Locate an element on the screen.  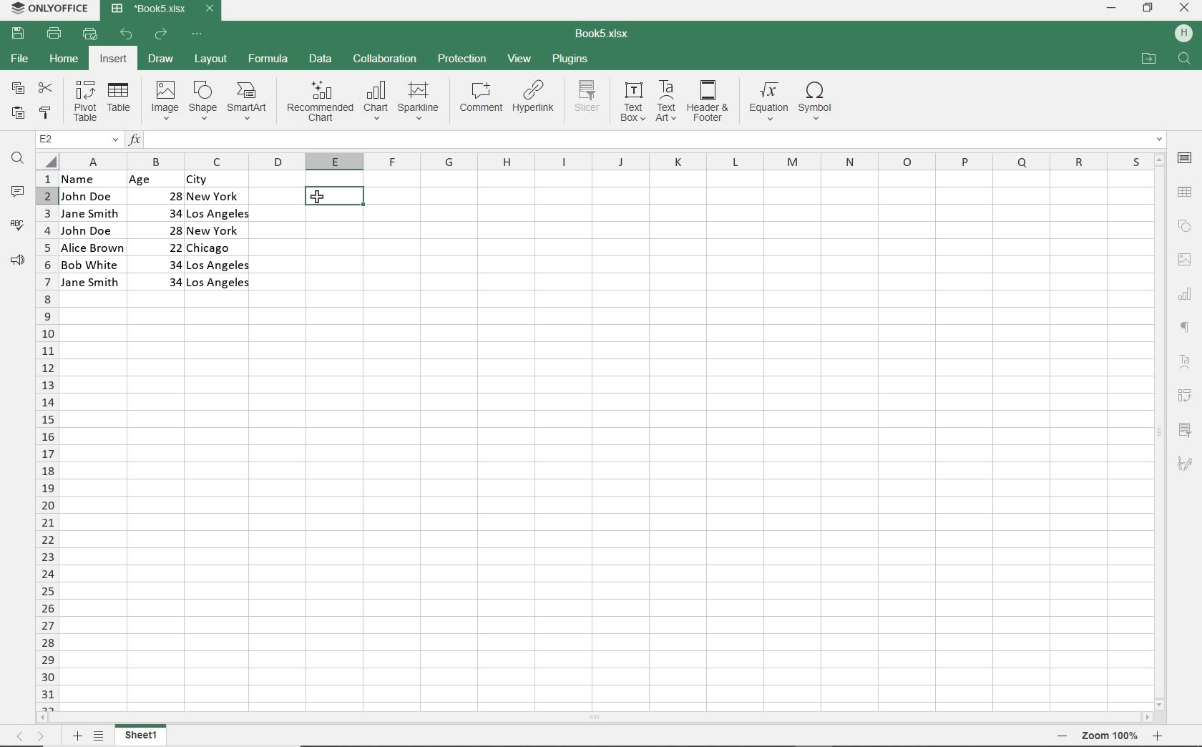
NAME MANAGER is located at coordinates (77, 140).